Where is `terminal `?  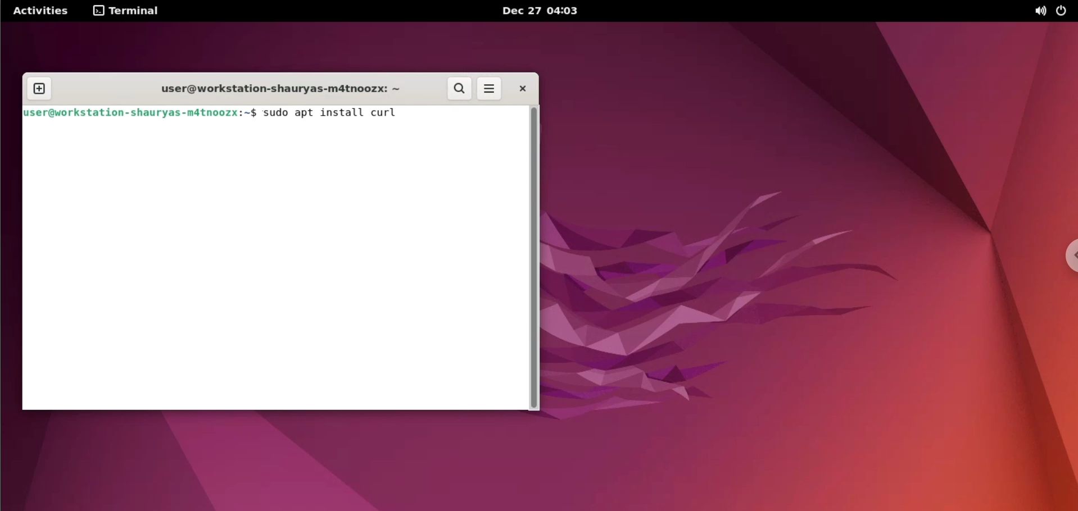
terminal  is located at coordinates (128, 12).